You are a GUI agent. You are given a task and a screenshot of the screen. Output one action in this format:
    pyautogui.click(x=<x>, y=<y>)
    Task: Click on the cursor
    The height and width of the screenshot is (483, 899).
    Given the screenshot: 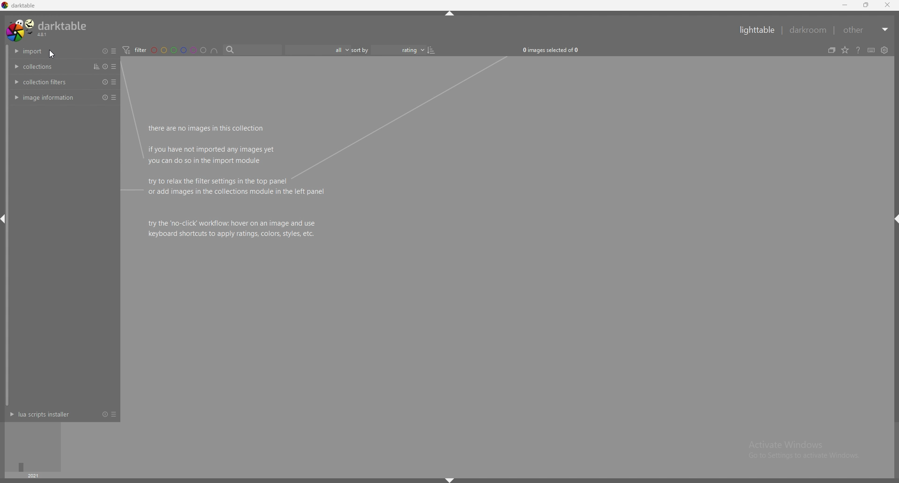 What is the action you would take?
    pyautogui.click(x=51, y=56)
    